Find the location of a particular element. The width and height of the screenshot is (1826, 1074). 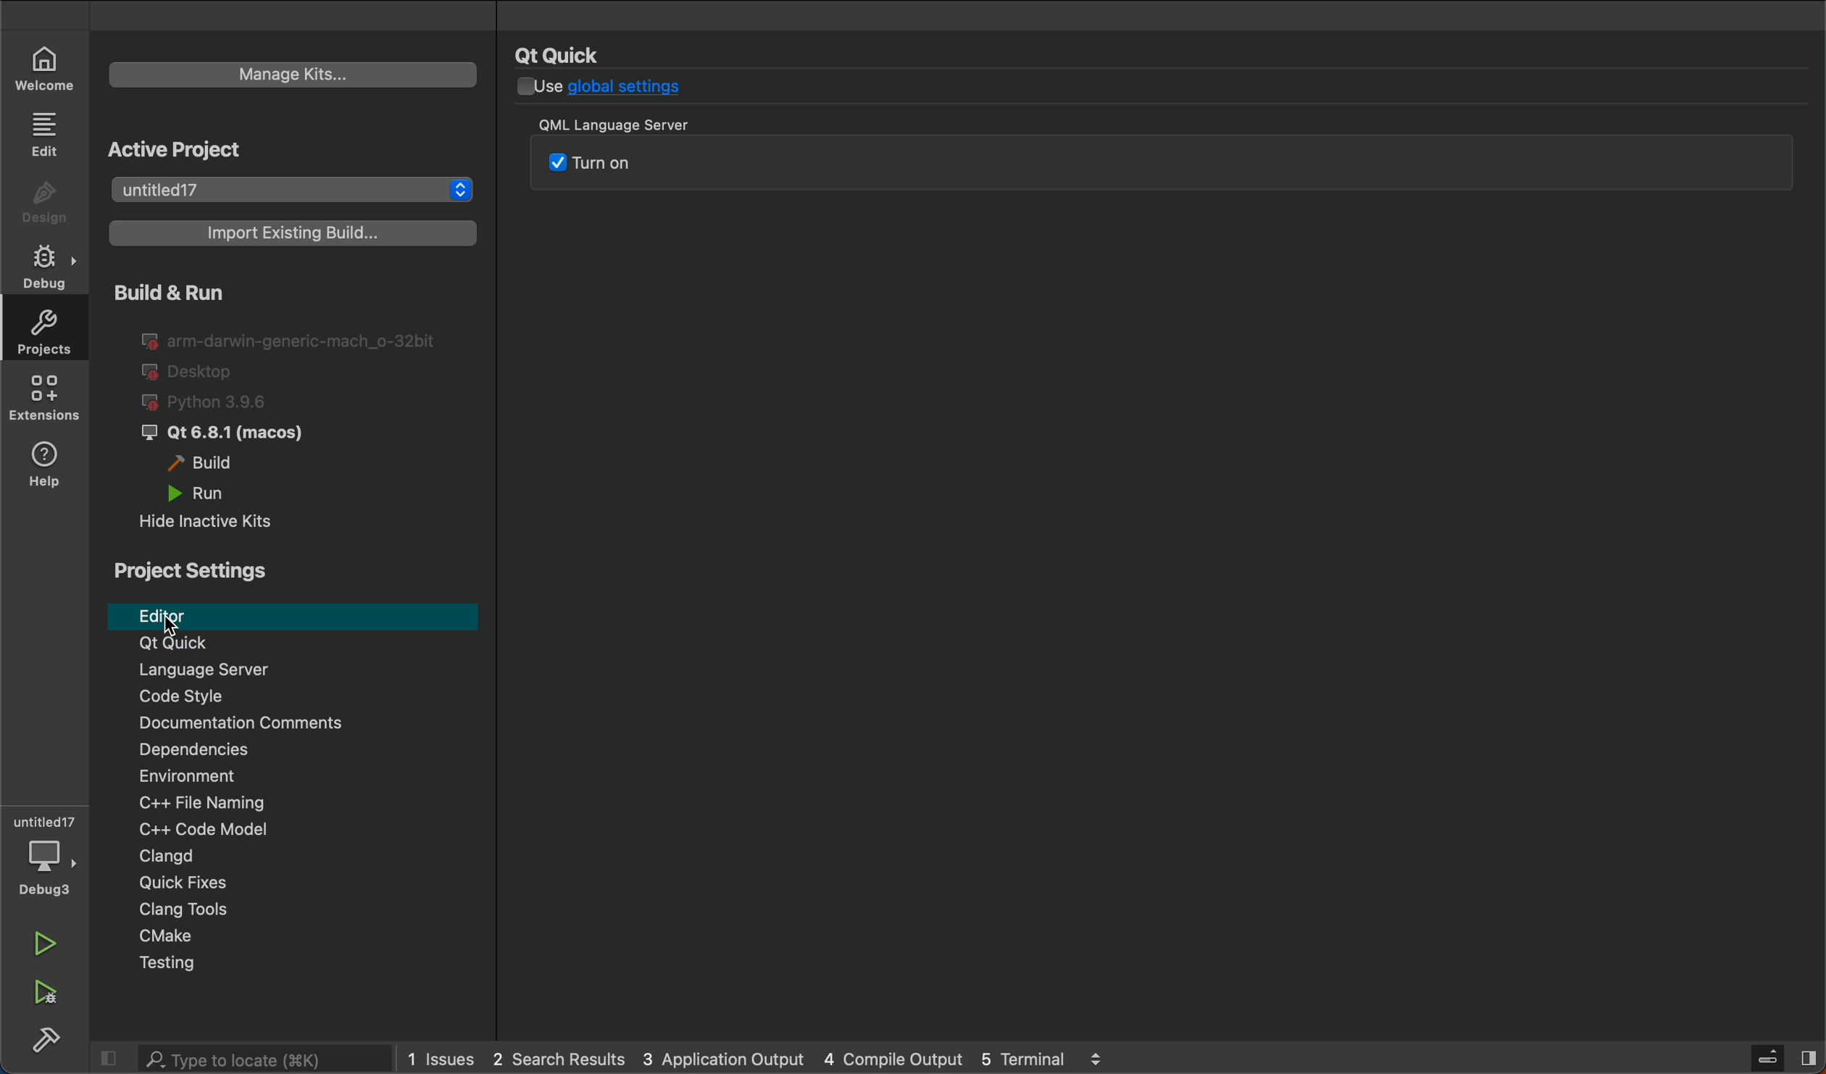

desktop is located at coordinates (191, 370).